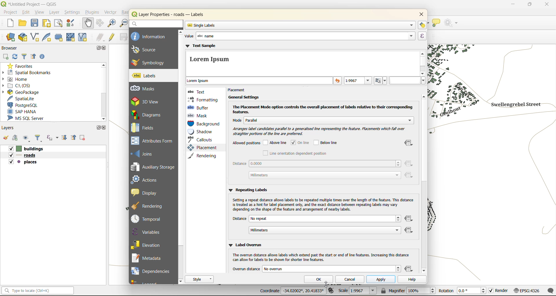 This screenshot has width=556, height=296. I want to click on help, so click(411, 280).